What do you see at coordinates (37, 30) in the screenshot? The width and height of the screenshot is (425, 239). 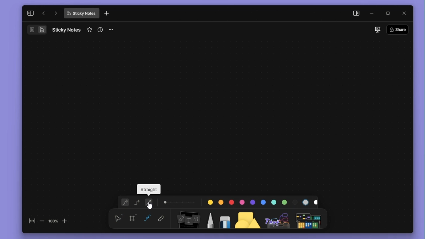 I see `switch` at bounding box center [37, 30].